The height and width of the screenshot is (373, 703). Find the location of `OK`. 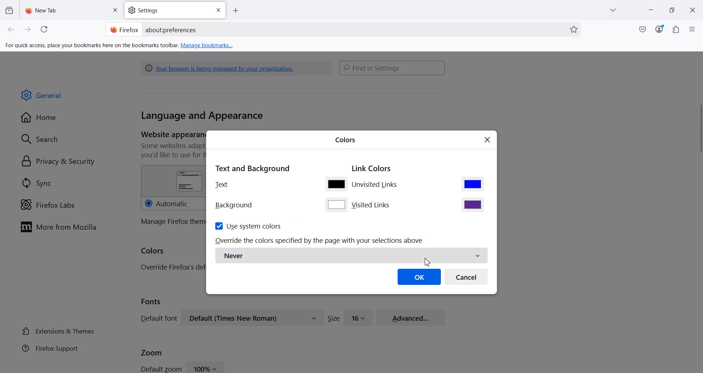

OK is located at coordinates (419, 276).